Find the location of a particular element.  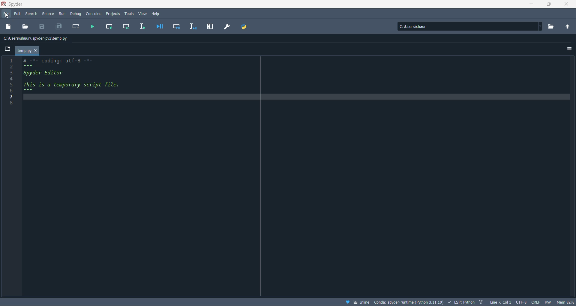

inline is located at coordinates (361, 302).